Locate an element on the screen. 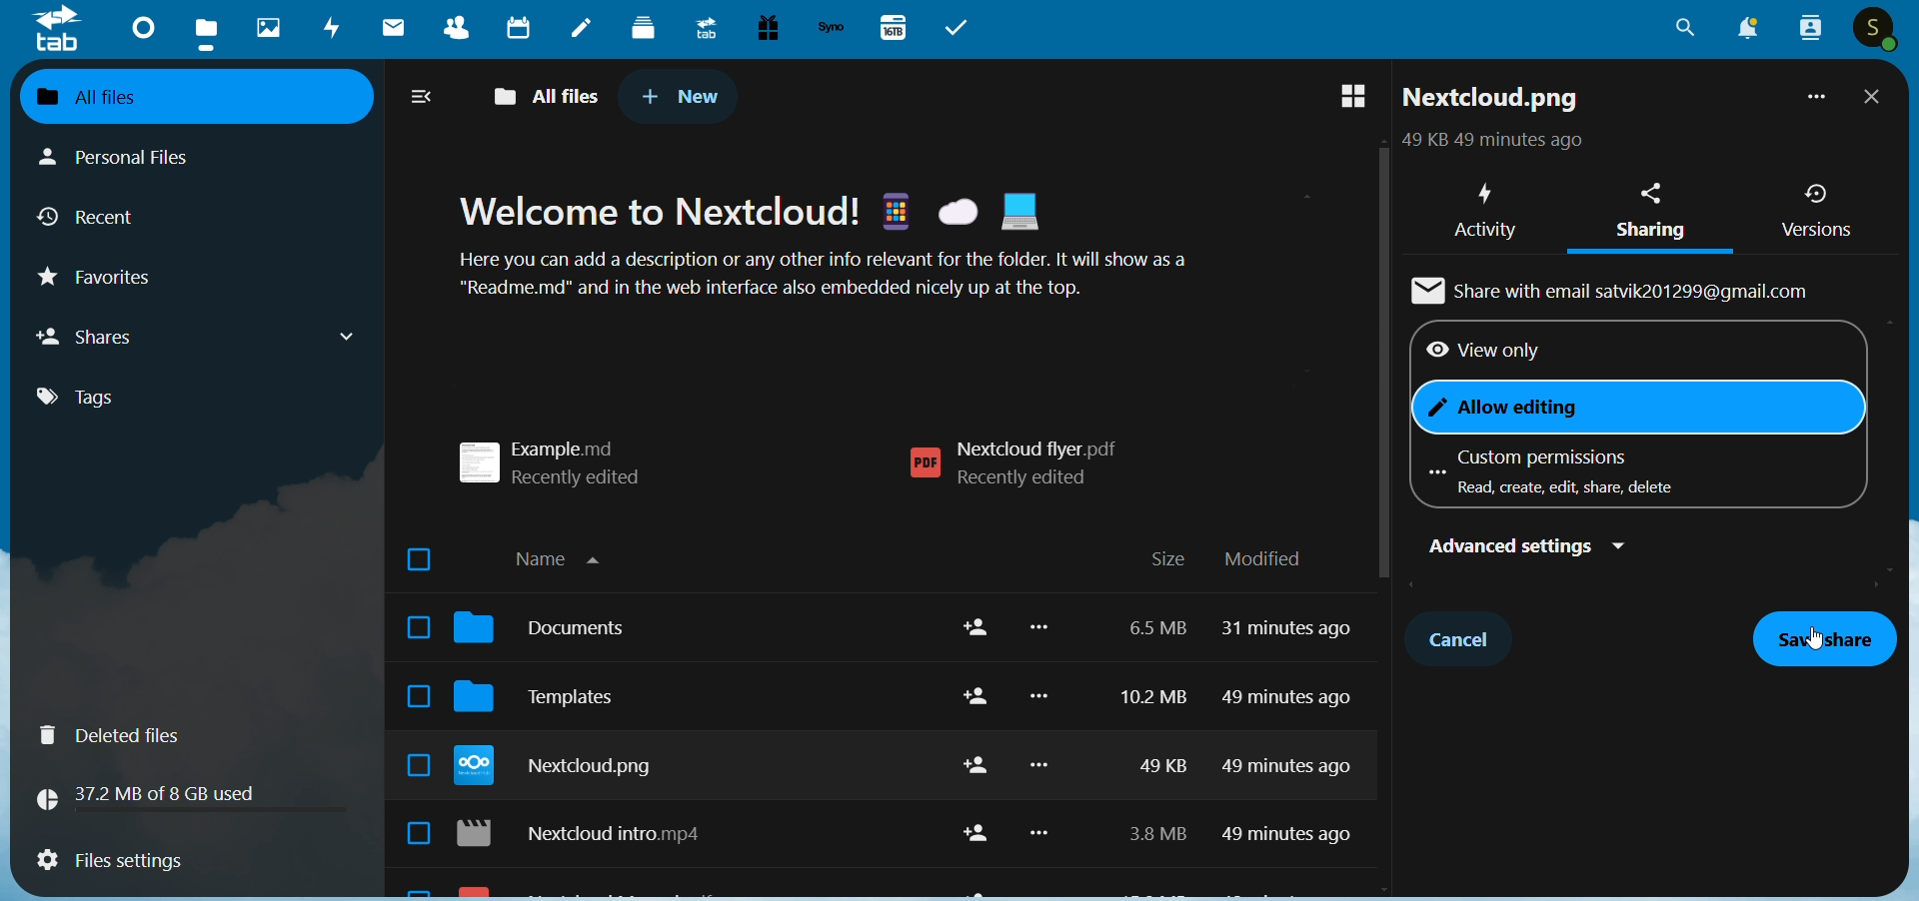 The width and height of the screenshot is (1919, 901). calendar is located at coordinates (516, 31).